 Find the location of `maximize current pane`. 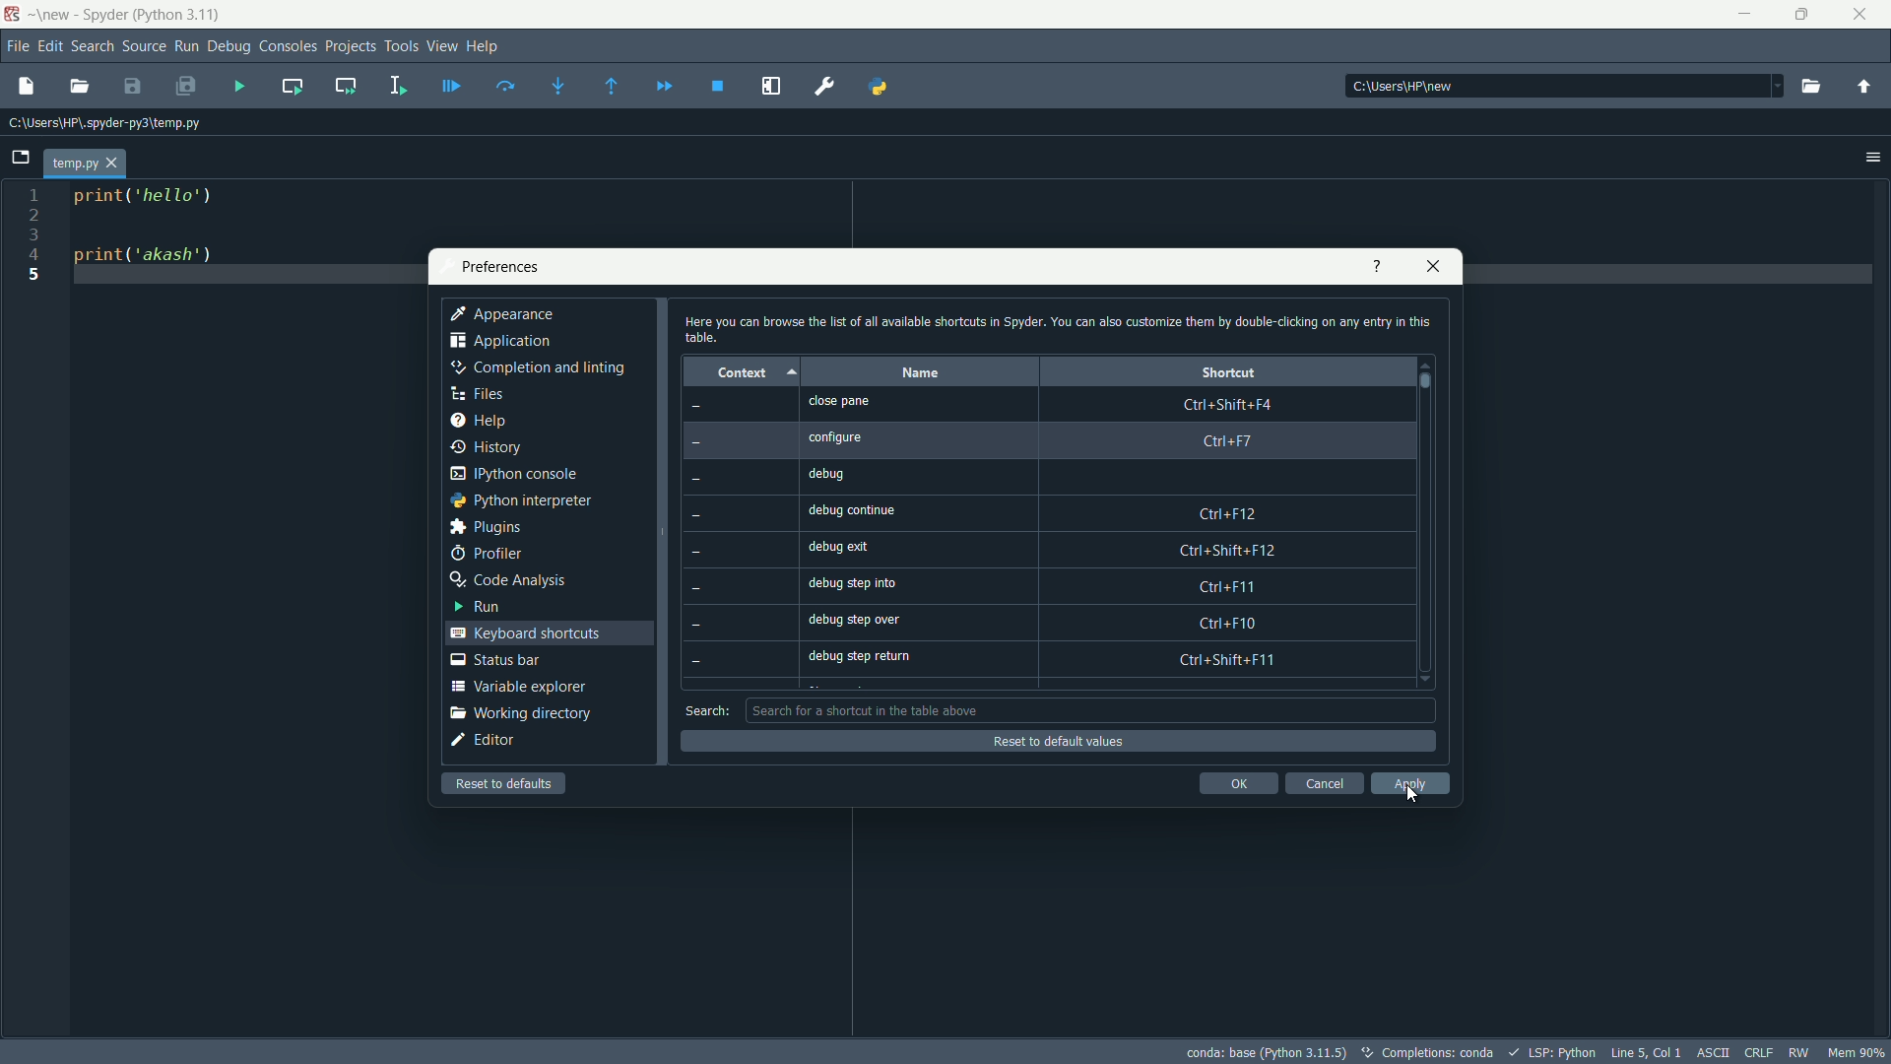

maximize current pane is located at coordinates (772, 87).